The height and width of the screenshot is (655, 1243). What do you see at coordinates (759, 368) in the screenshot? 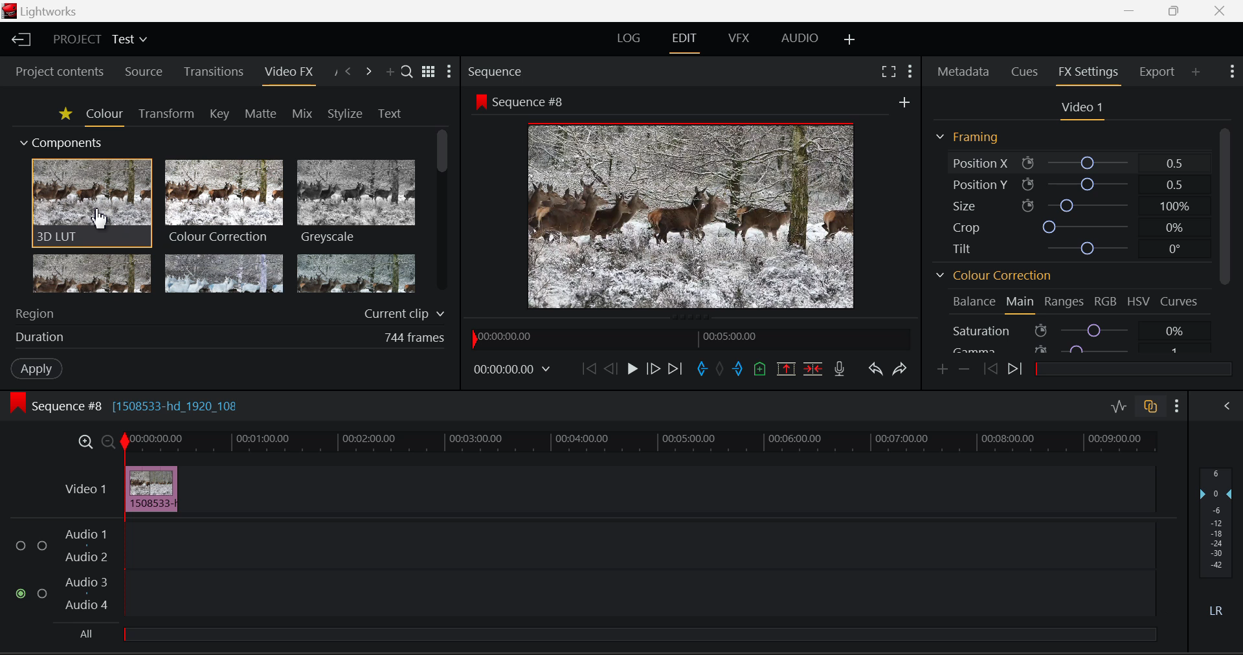
I see `Mark Cue` at bounding box center [759, 368].